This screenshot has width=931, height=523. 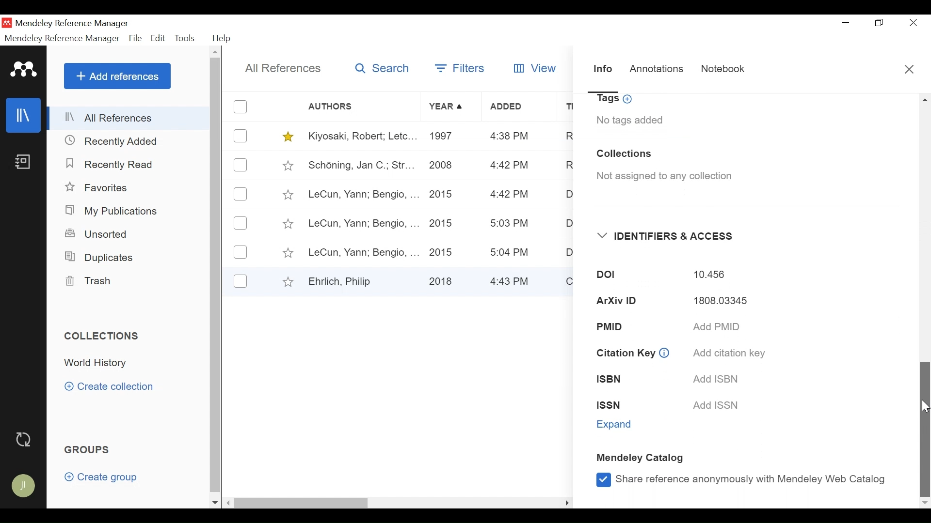 I want to click on Help, so click(x=222, y=38).